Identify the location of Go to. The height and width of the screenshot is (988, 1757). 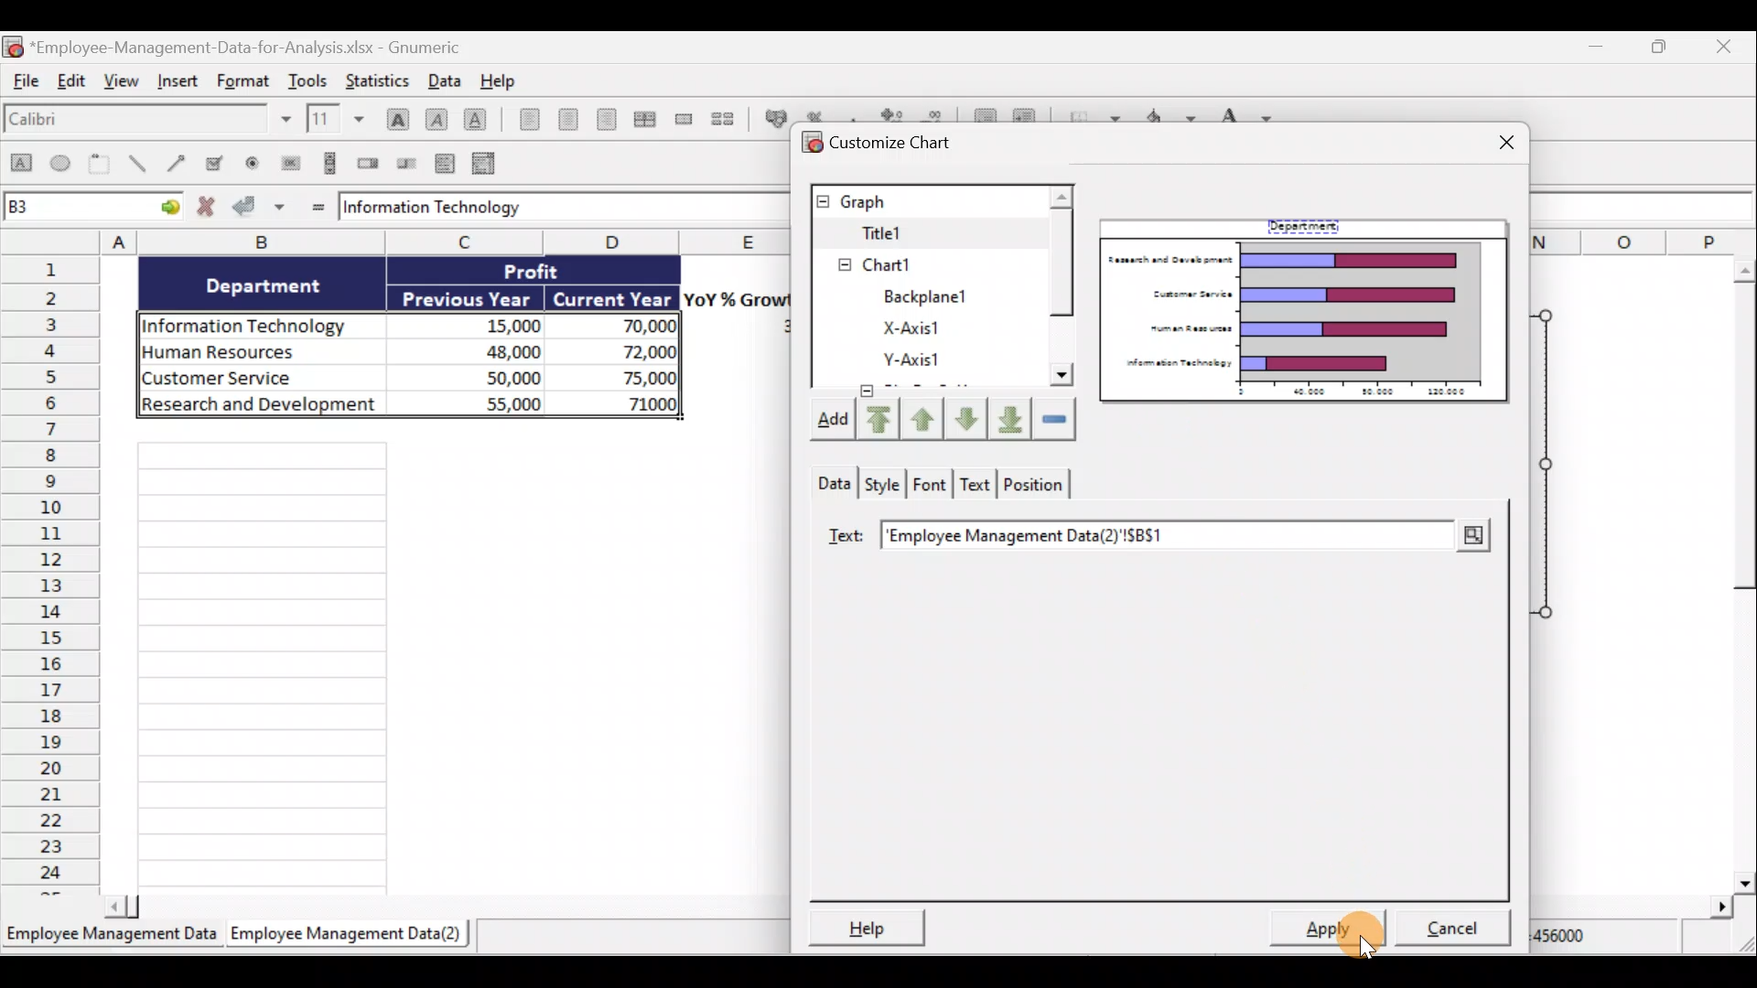
(167, 209).